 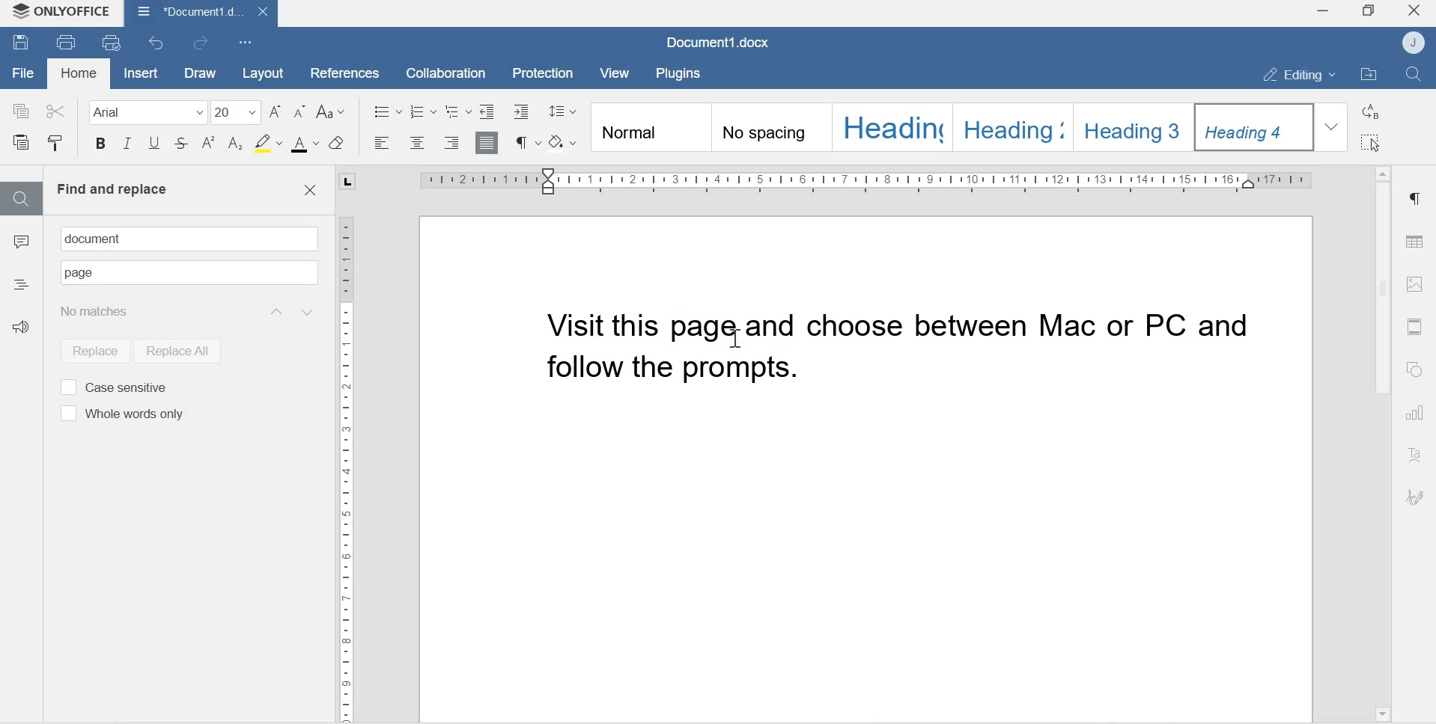 I want to click on Font size, so click(x=237, y=111).